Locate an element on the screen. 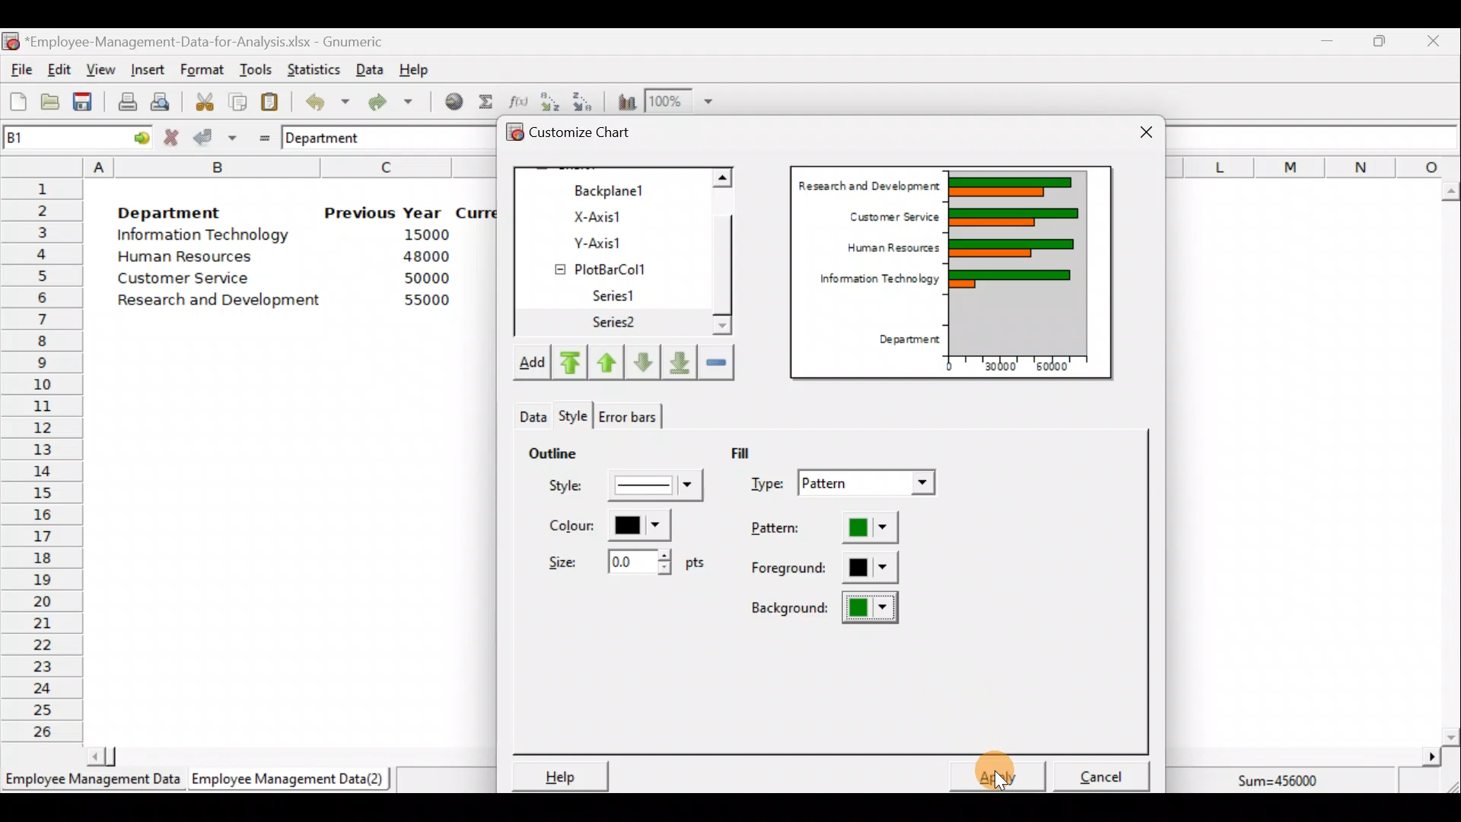 The width and height of the screenshot is (1461, 822). Cut the selection is located at coordinates (200, 100).